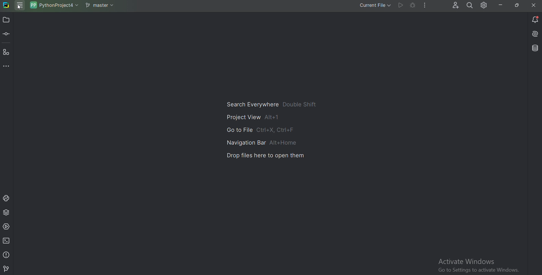 This screenshot has width=542, height=275. What do you see at coordinates (7, 213) in the screenshot?
I see `Python package` at bounding box center [7, 213].